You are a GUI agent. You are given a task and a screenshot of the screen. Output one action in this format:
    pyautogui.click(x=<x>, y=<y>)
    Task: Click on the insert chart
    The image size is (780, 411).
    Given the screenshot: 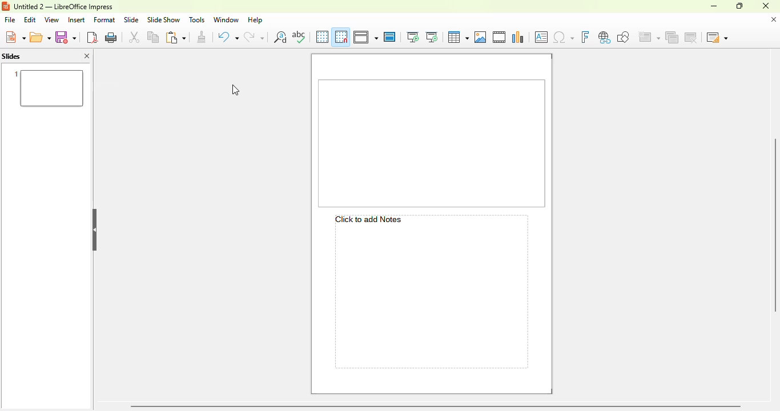 What is the action you would take?
    pyautogui.click(x=518, y=37)
    